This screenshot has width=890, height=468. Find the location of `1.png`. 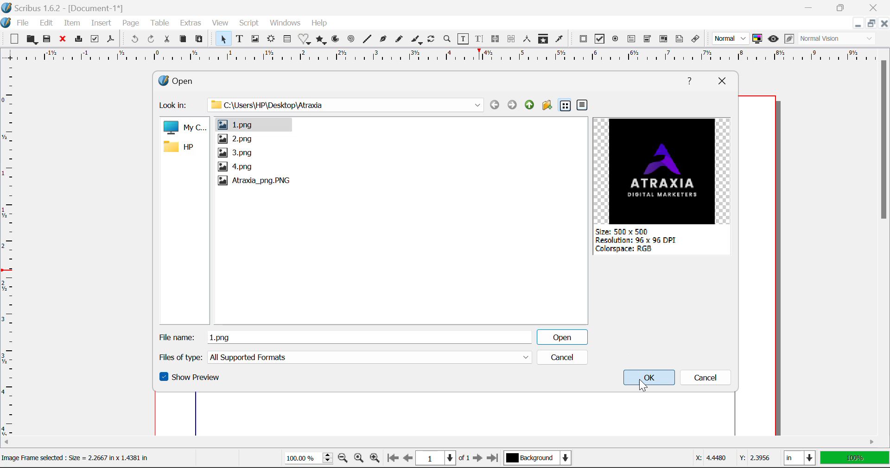

1.png is located at coordinates (252, 124).